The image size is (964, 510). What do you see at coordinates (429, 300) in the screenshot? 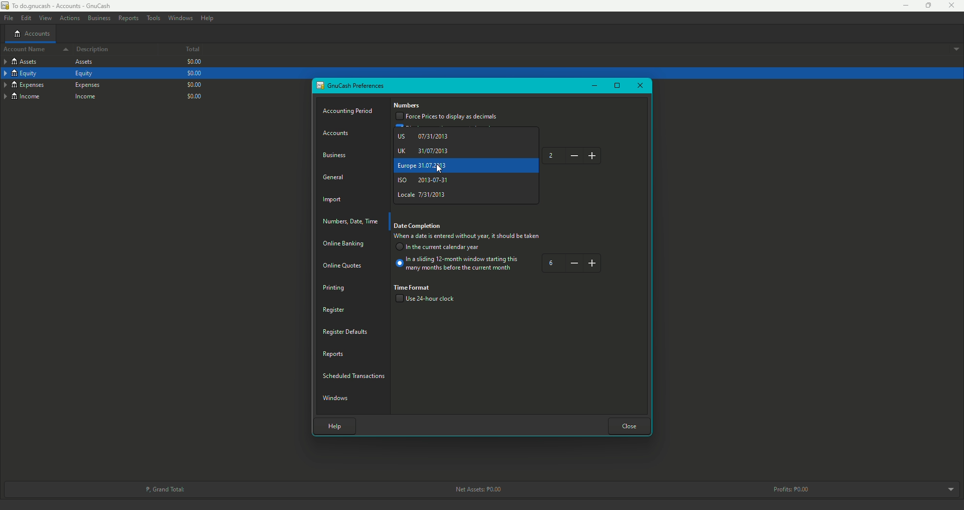
I see `Use 24-hour clock` at bounding box center [429, 300].